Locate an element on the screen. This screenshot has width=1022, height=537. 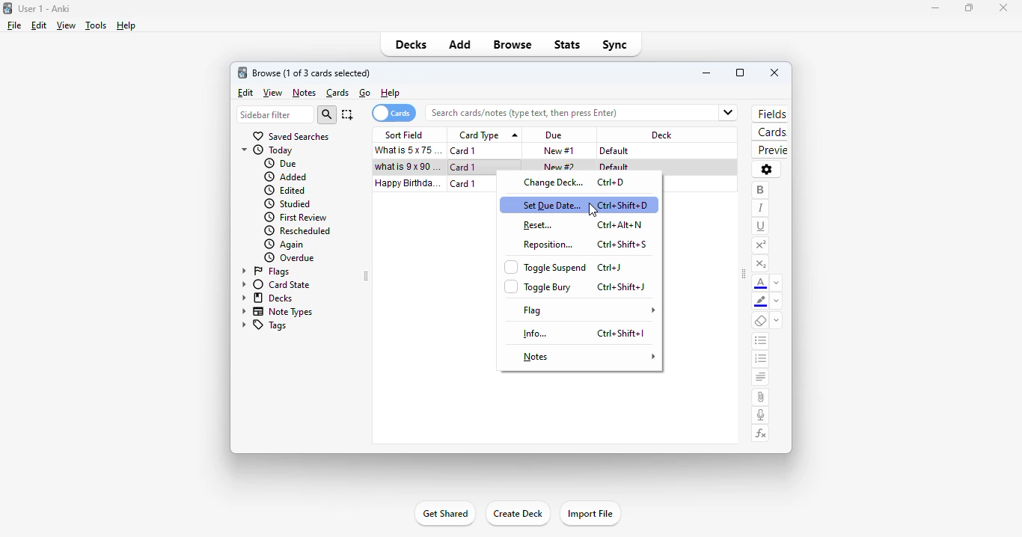
subscript is located at coordinates (762, 266).